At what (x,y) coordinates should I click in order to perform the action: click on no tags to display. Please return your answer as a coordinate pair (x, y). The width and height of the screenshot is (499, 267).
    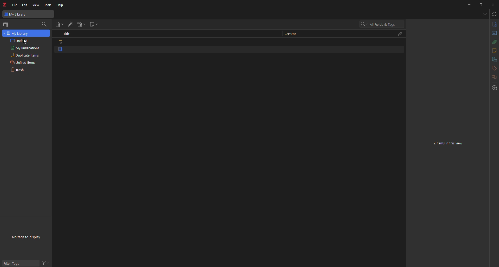
    Looking at the image, I should click on (24, 238).